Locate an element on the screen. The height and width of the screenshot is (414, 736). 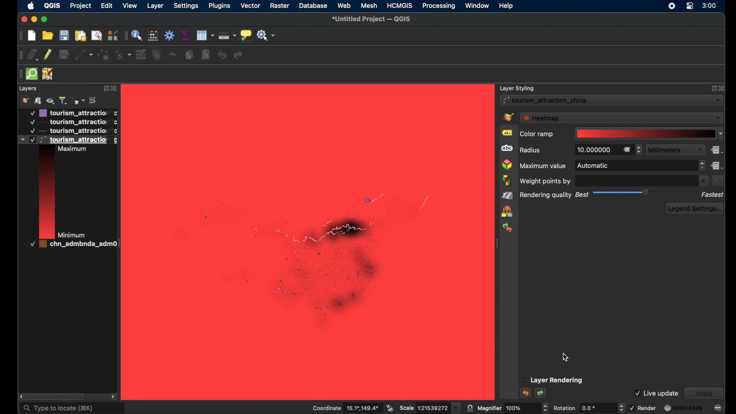
plugins is located at coordinates (220, 7).